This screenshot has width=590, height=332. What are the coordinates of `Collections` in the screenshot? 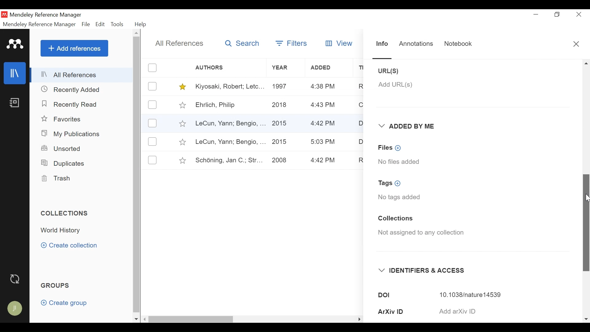 It's located at (395, 219).